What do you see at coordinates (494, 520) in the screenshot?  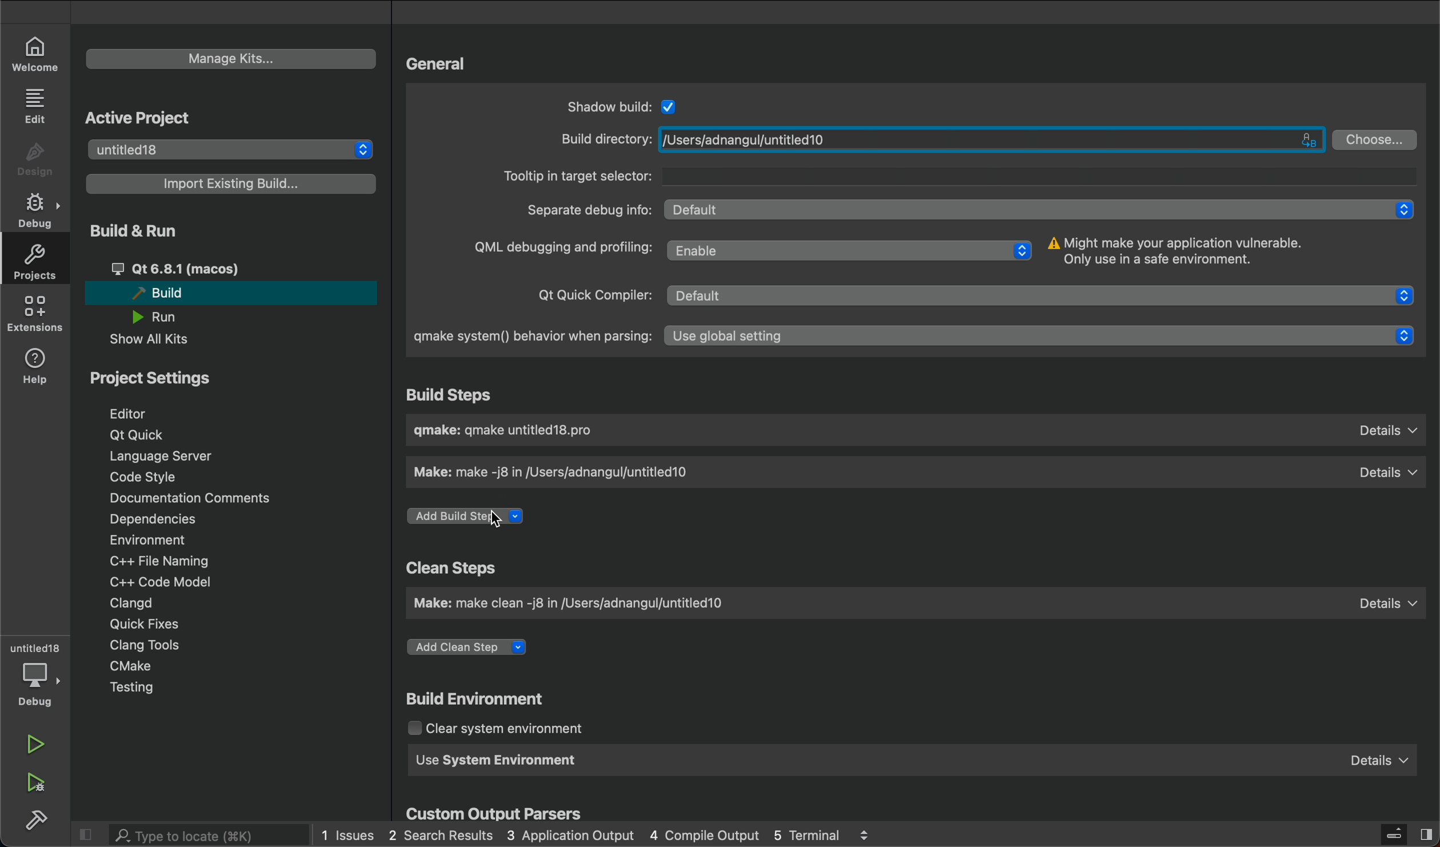 I see `Cursor` at bounding box center [494, 520].